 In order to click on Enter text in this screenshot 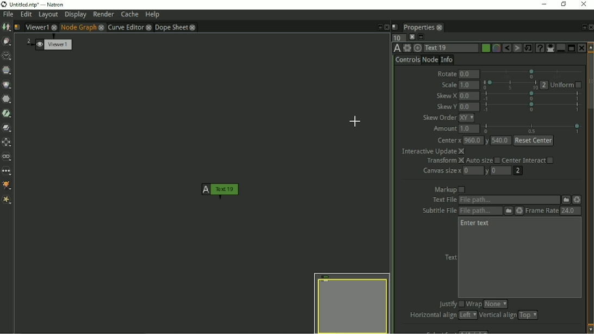, I will do `click(476, 223)`.